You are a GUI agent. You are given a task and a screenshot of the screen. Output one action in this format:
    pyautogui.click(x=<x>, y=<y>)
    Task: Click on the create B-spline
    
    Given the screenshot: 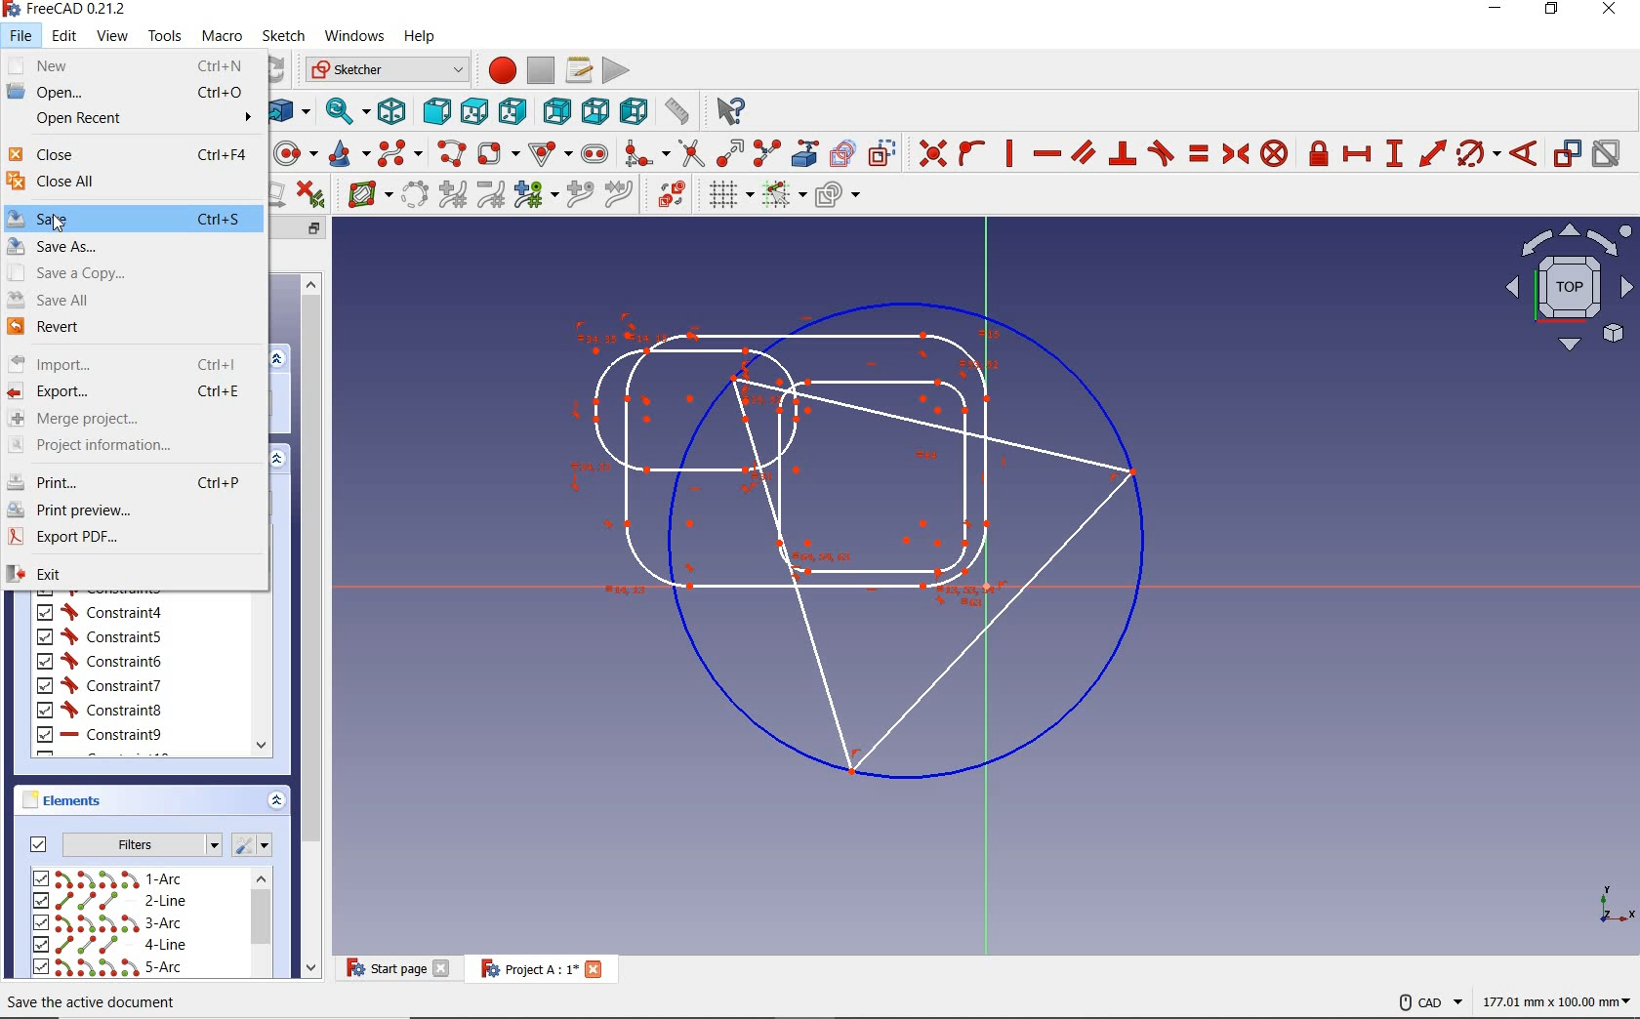 What is the action you would take?
    pyautogui.click(x=398, y=154)
    